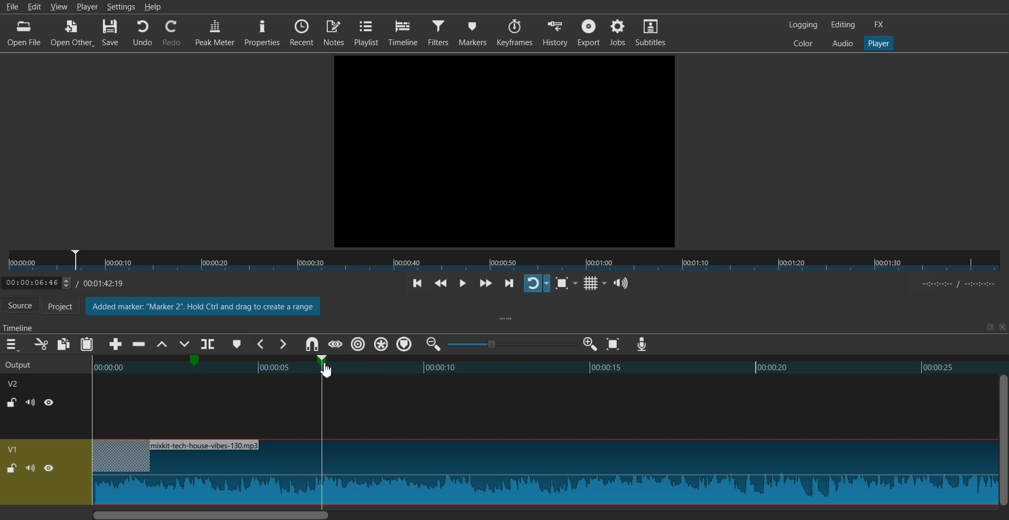  Describe the element at coordinates (72, 34) in the screenshot. I see `Open Other` at that location.